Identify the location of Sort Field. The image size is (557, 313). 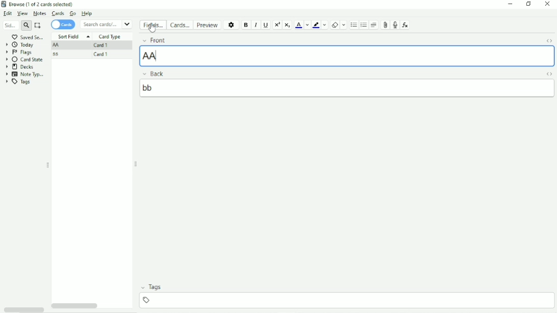
(73, 37).